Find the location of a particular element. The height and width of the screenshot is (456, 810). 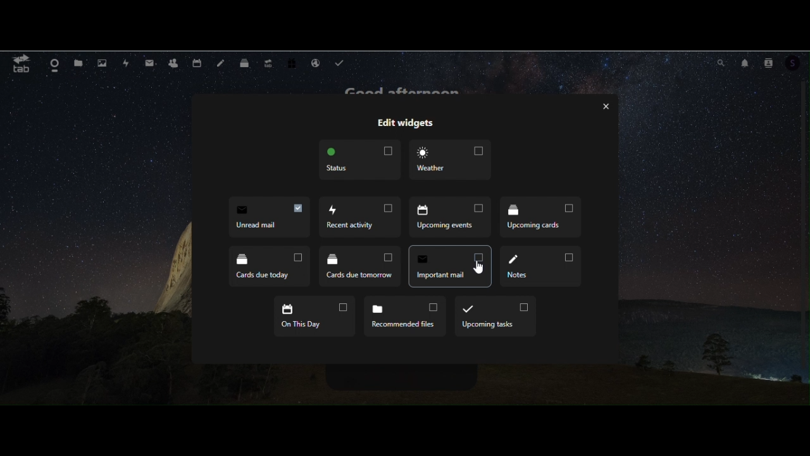

Files is located at coordinates (80, 63).